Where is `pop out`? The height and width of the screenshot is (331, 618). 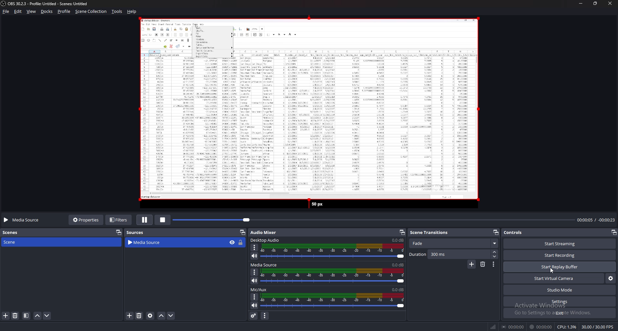
pop out is located at coordinates (496, 232).